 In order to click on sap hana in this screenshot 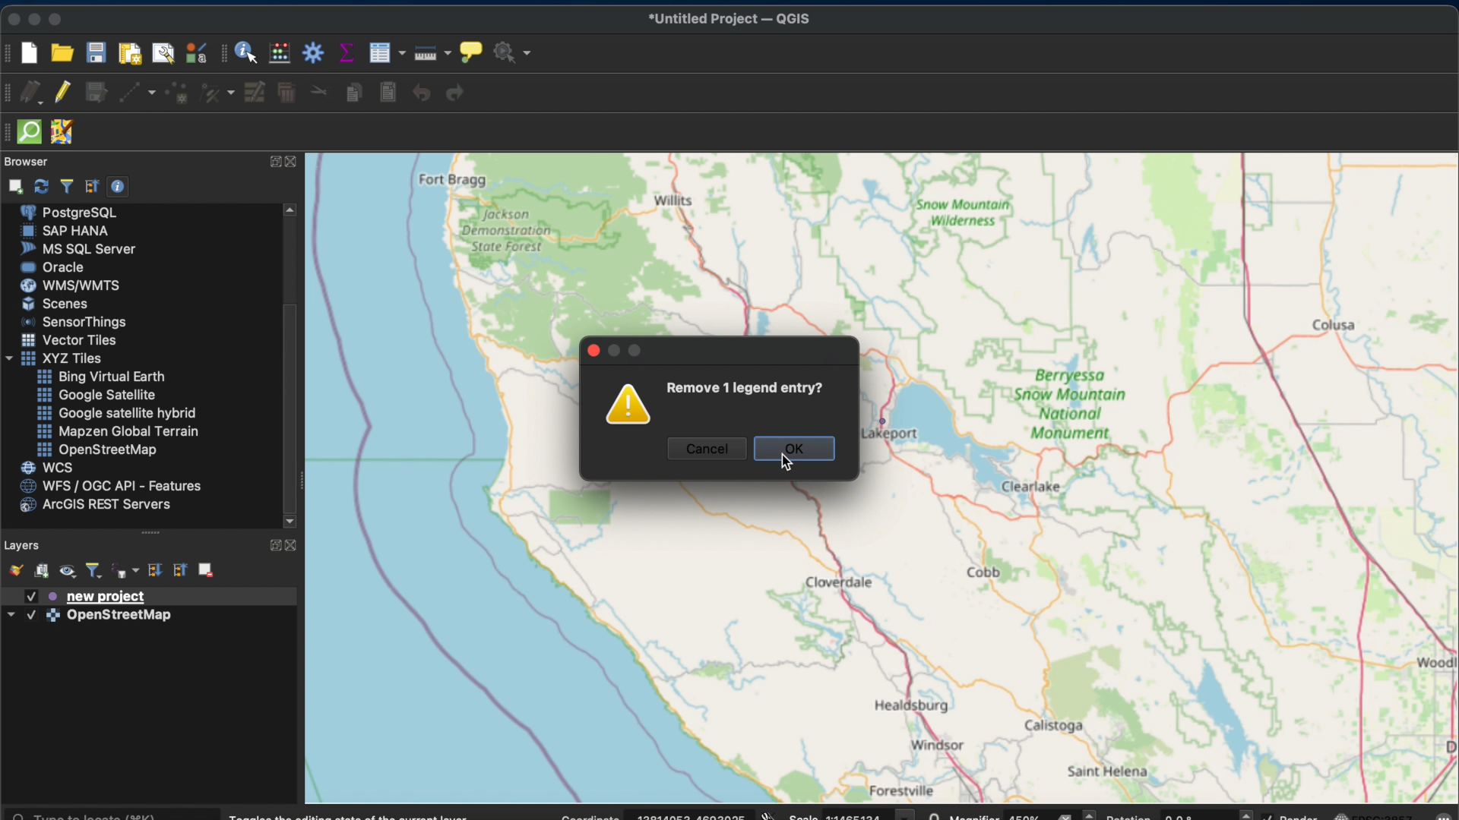, I will do `click(65, 231)`.